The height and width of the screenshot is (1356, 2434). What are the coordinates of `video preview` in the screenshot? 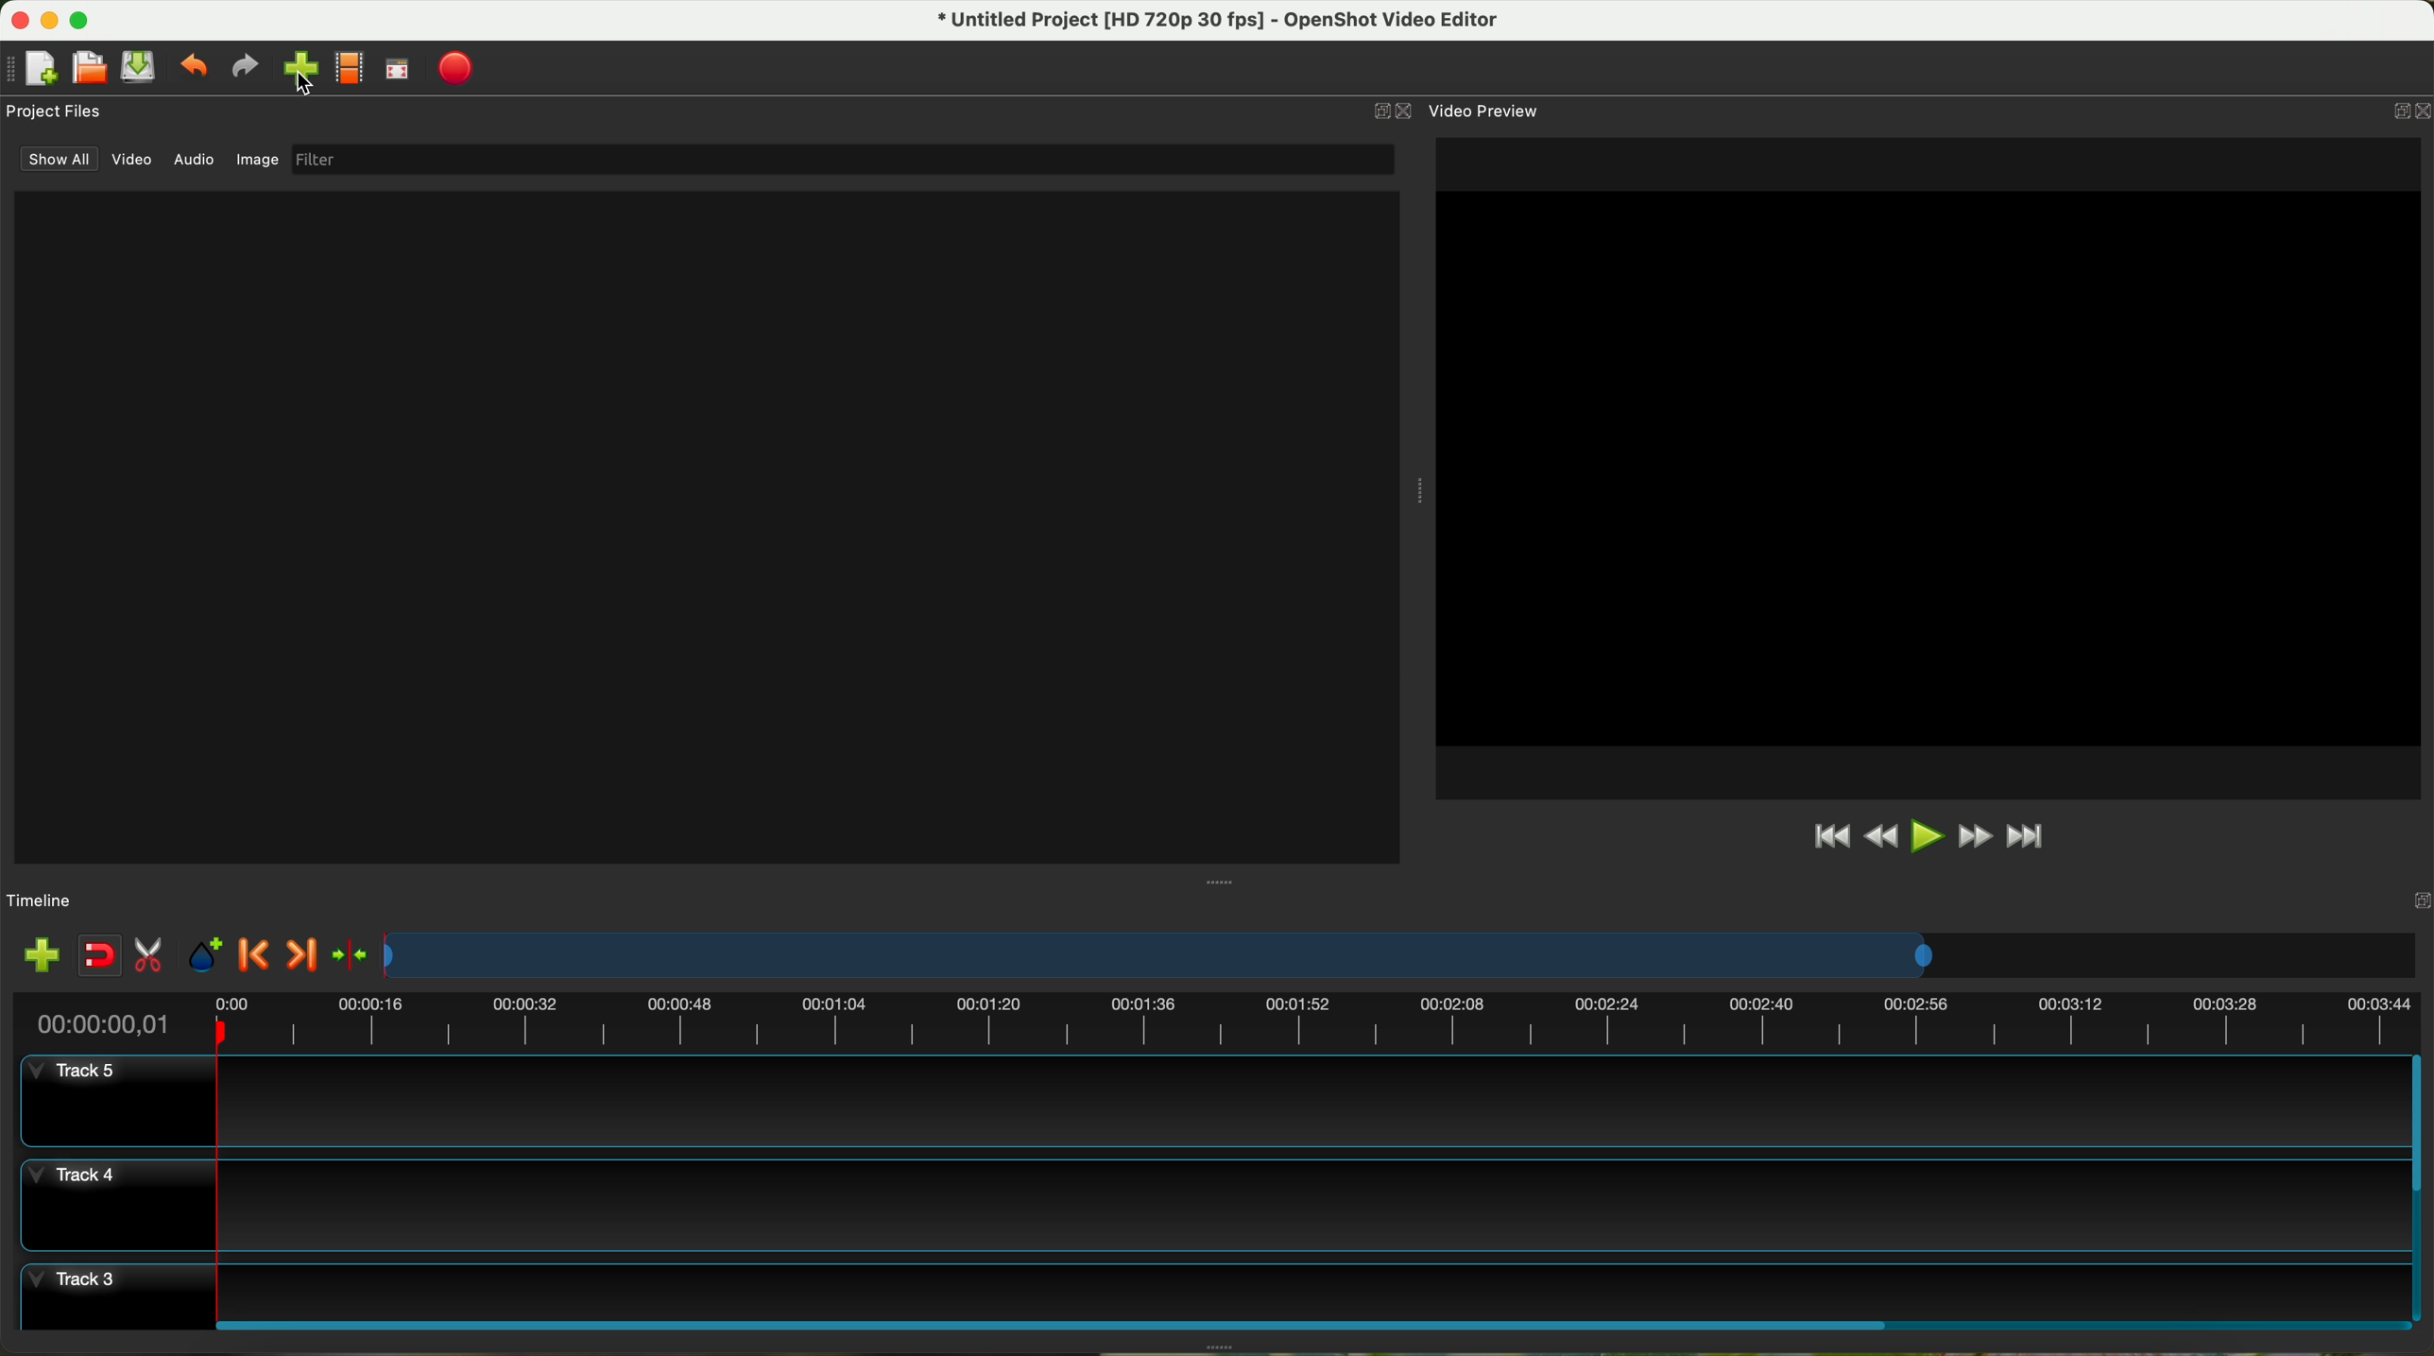 It's located at (1487, 110).